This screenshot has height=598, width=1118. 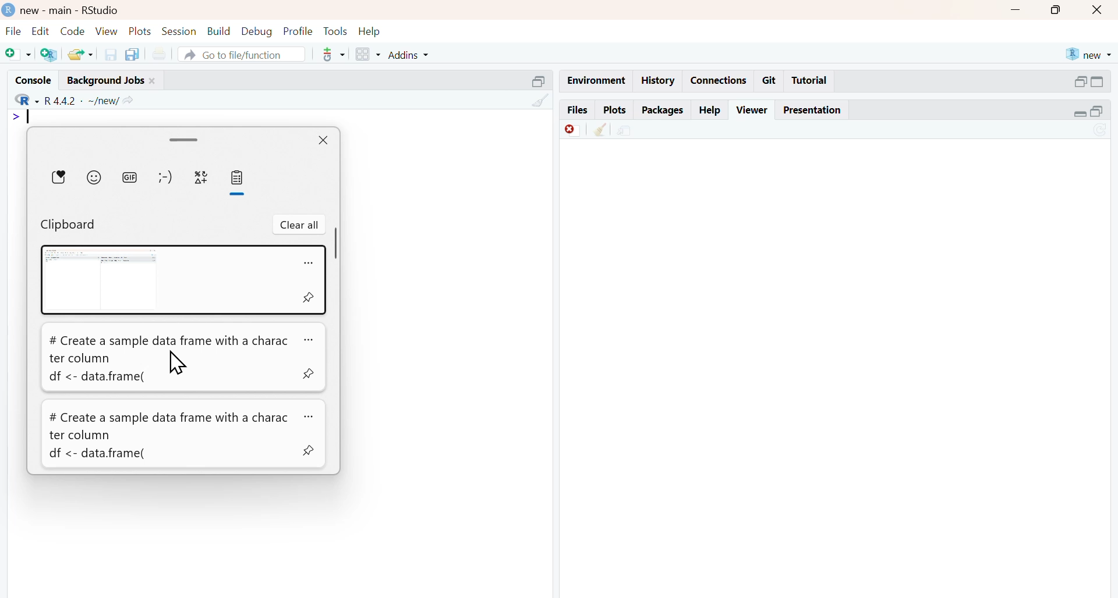 What do you see at coordinates (71, 10) in the screenshot?
I see `new - main - RStudio` at bounding box center [71, 10].